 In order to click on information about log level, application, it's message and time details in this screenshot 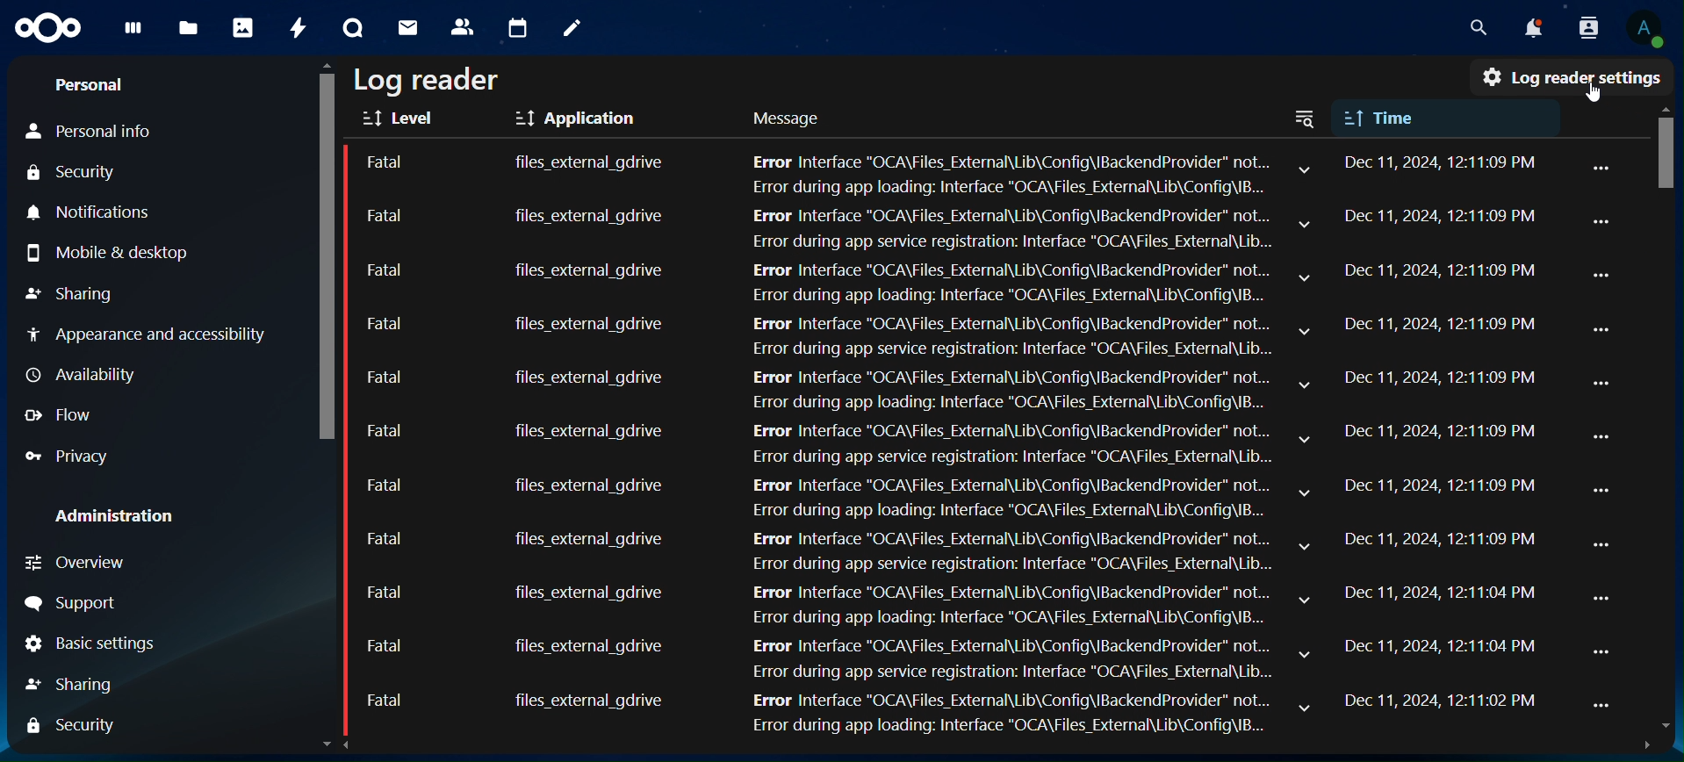, I will do `click(962, 439)`.